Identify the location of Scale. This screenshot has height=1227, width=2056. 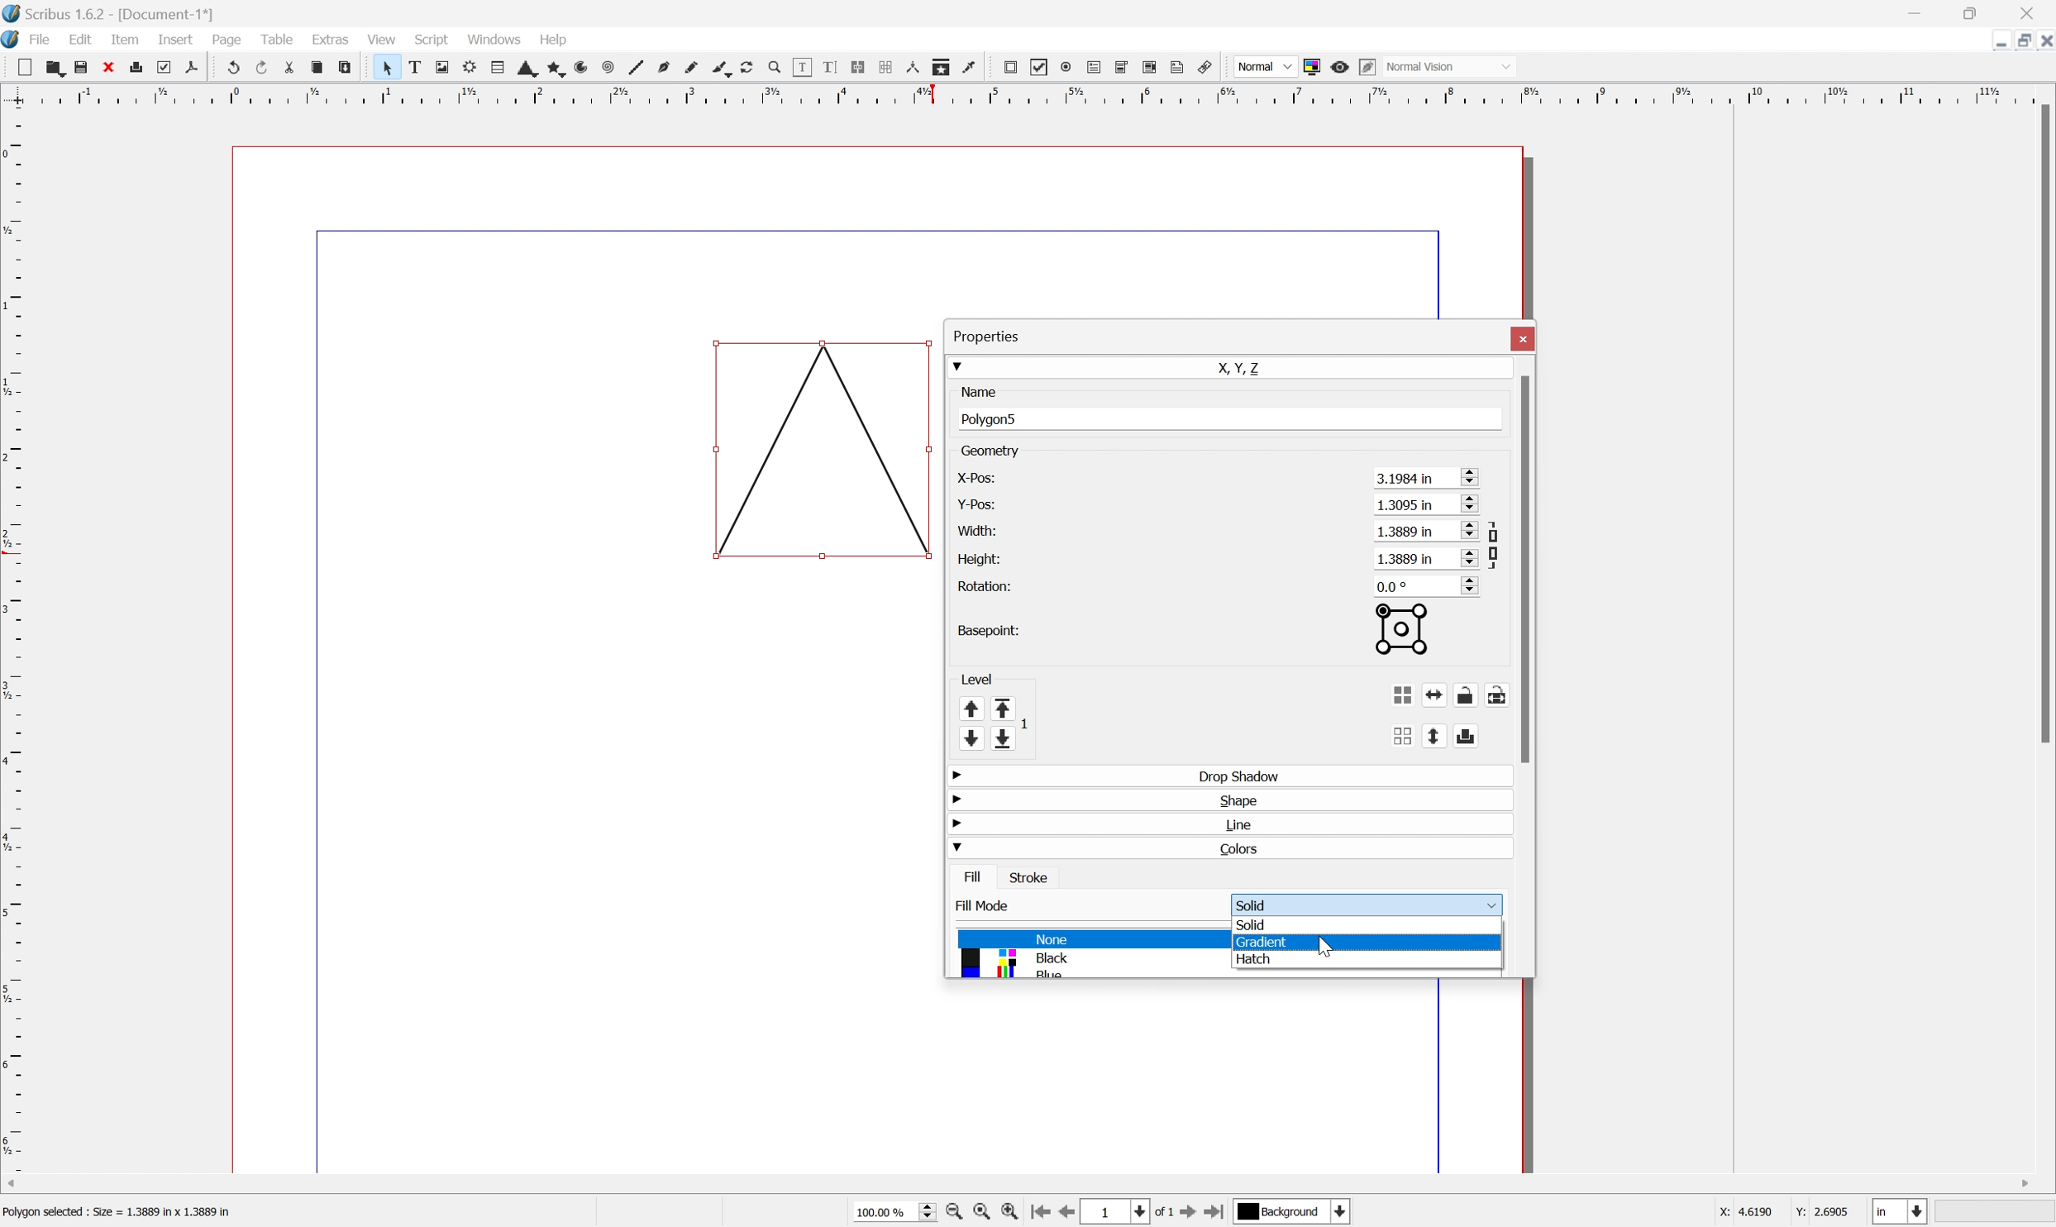
(1026, 92).